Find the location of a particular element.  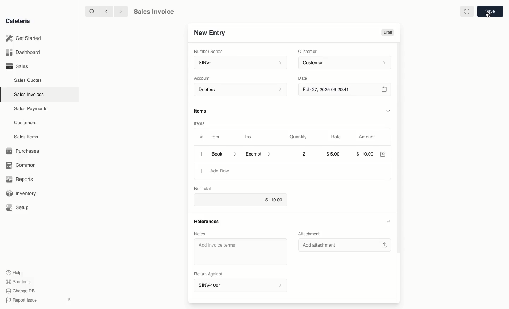

Add attachment is located at coordinates (344, 246).